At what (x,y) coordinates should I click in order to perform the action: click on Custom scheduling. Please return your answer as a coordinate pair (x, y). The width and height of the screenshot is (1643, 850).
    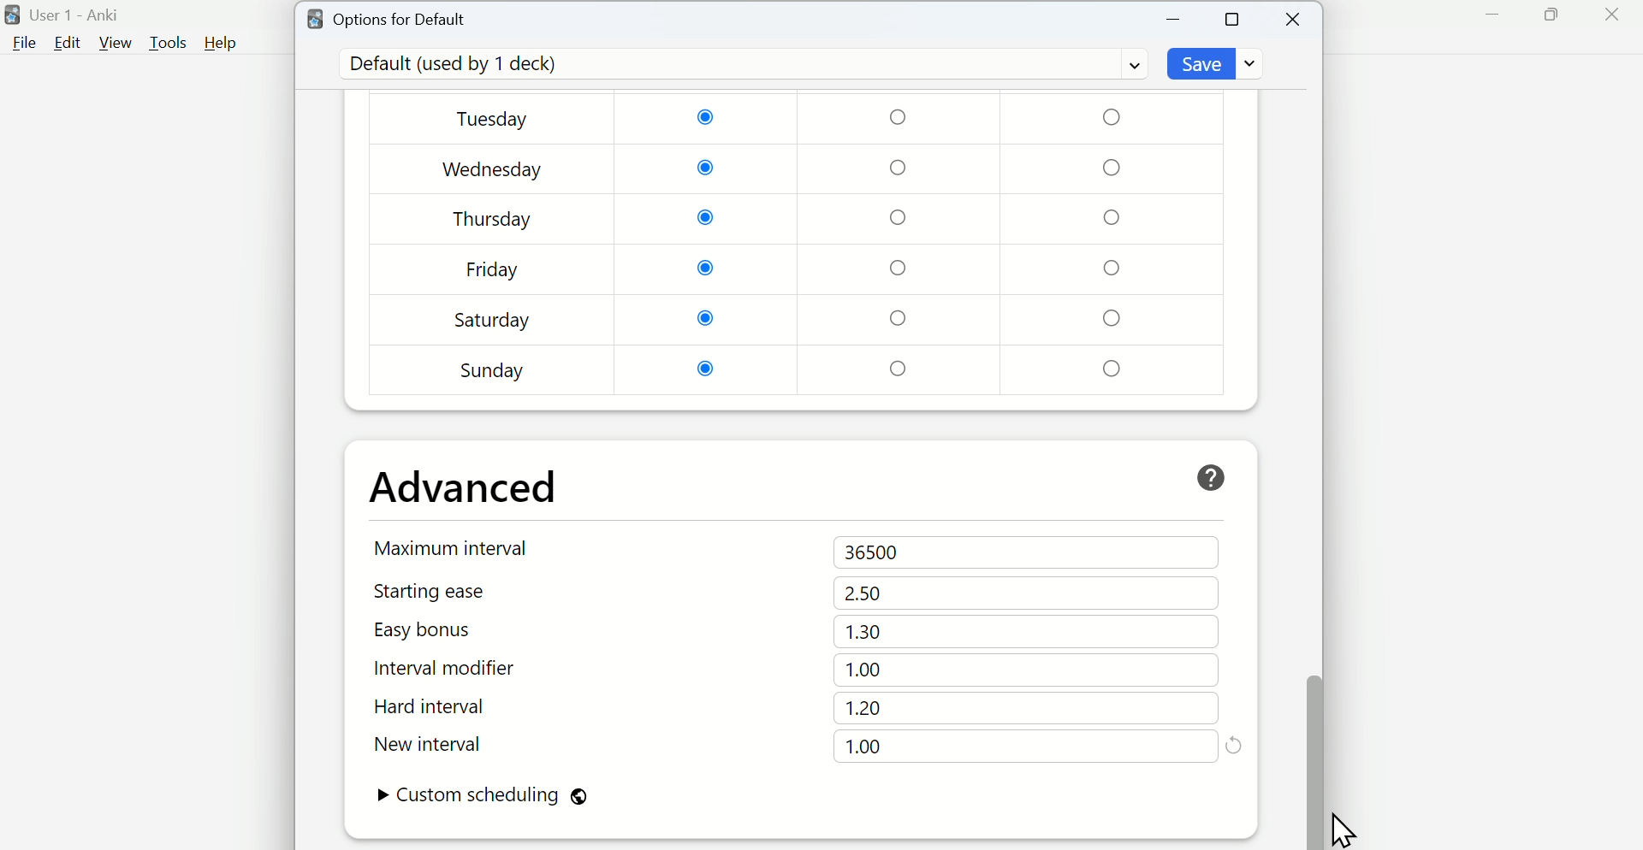
    Looking at the image, I should click on (482, 797).